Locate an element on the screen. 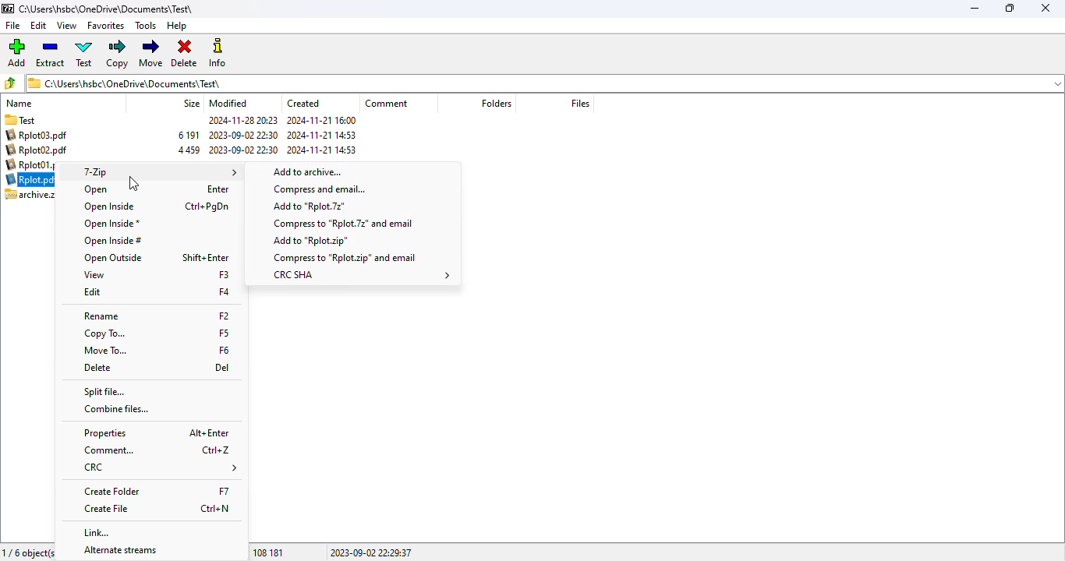 The height and width of the screenshot is (561, 1065). CRC SHA is located at coordinates (362, 275).